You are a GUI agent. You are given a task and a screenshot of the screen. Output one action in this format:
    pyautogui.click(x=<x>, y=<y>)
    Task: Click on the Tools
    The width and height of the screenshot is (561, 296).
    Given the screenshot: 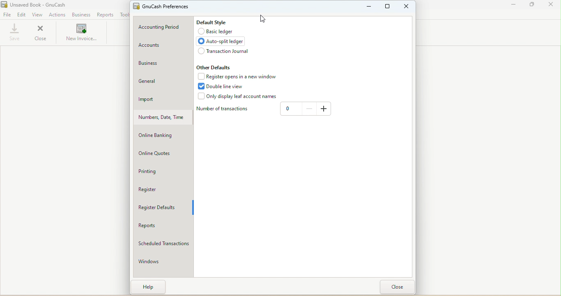 What is the action you would take?
    pyautogui.click(x=124, y=15)
    